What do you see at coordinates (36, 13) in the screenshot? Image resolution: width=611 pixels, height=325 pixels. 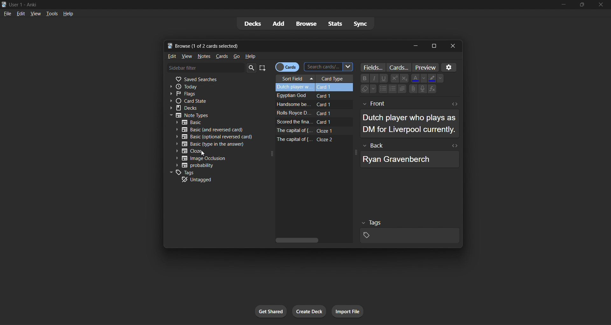 I see `view` at bounding box center [36, 13].